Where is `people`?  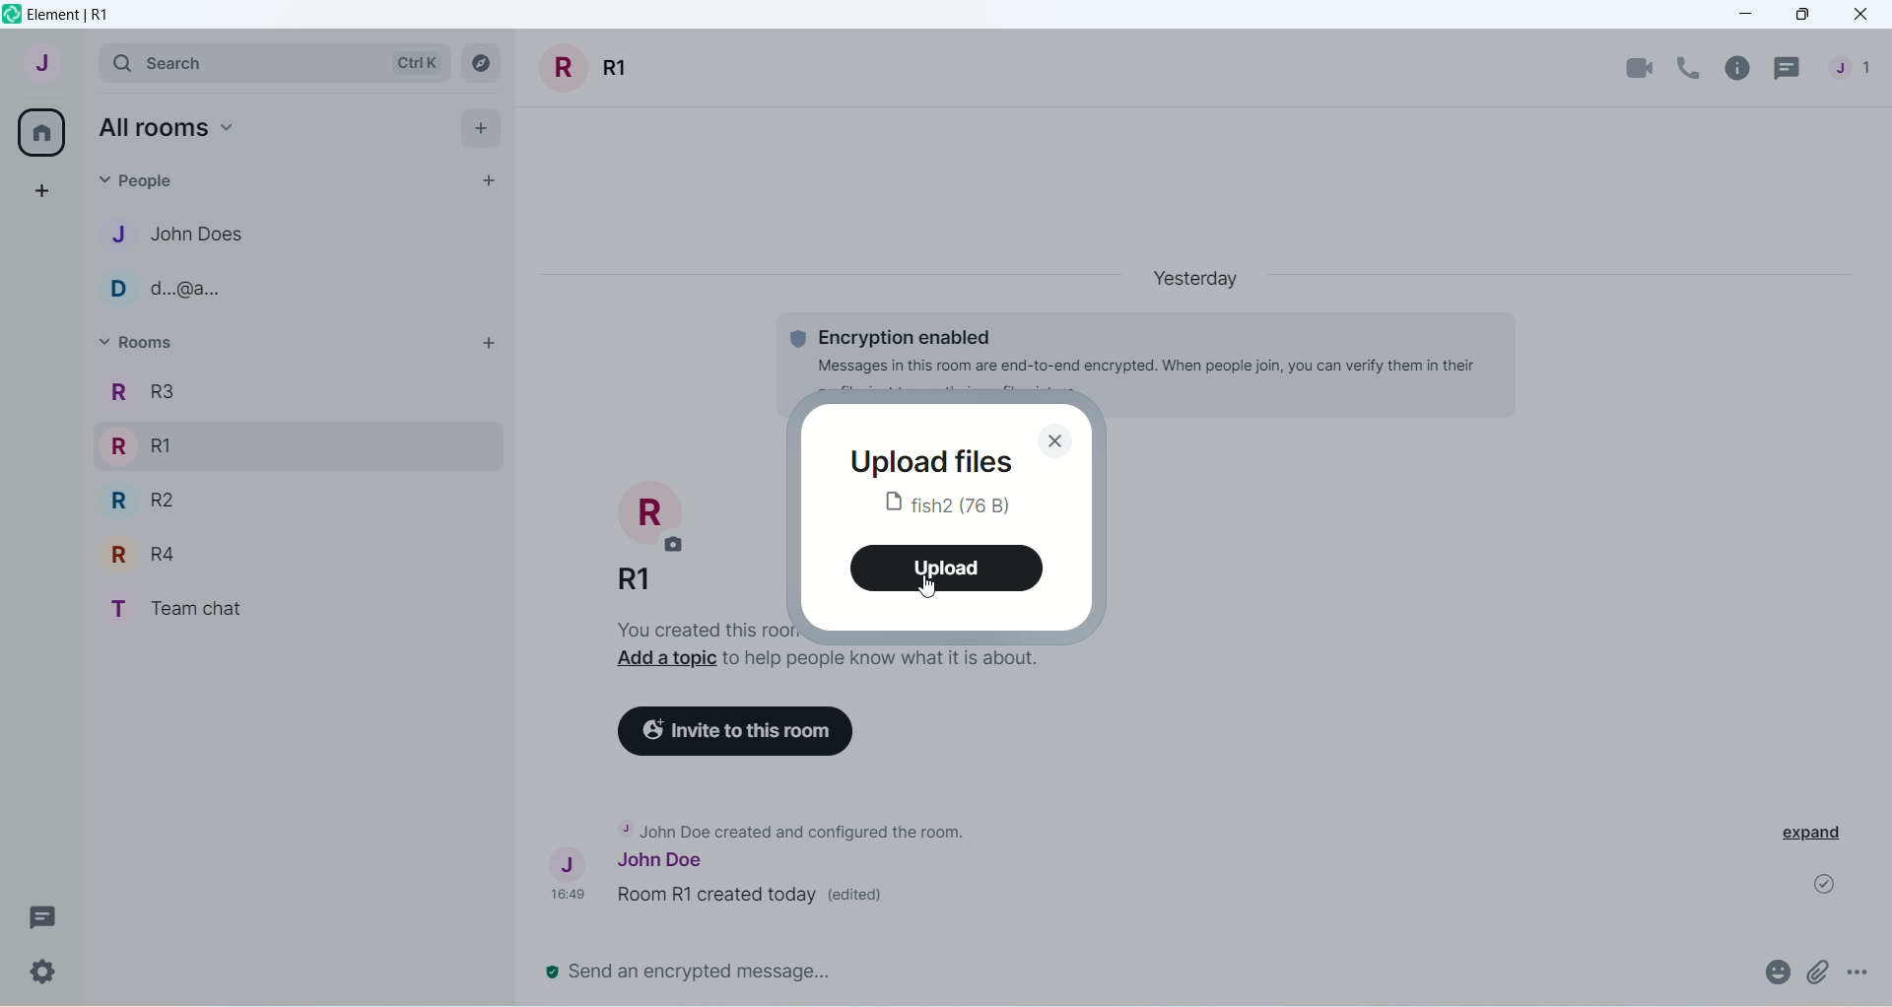 people is located at coordinates (1858, 77).